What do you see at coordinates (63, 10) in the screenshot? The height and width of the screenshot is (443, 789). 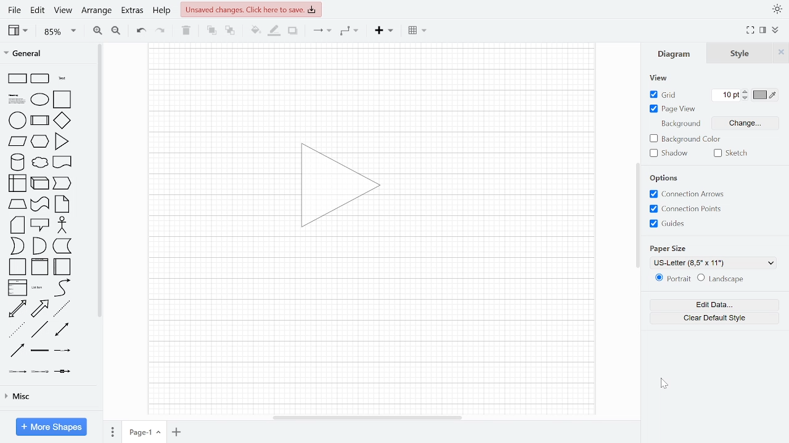 I see `View` at bounding box center [63, 10].